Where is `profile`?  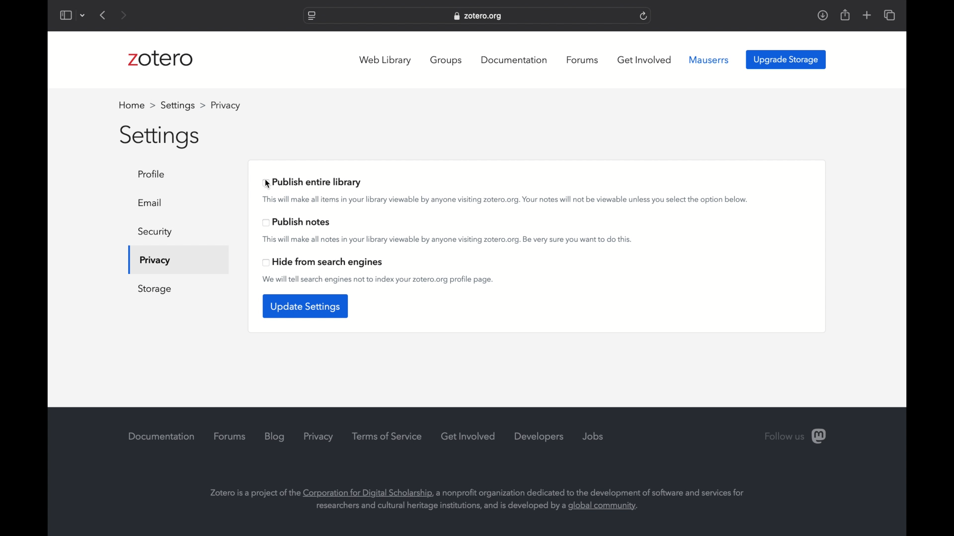 profile is located at coordinates (224, 105).